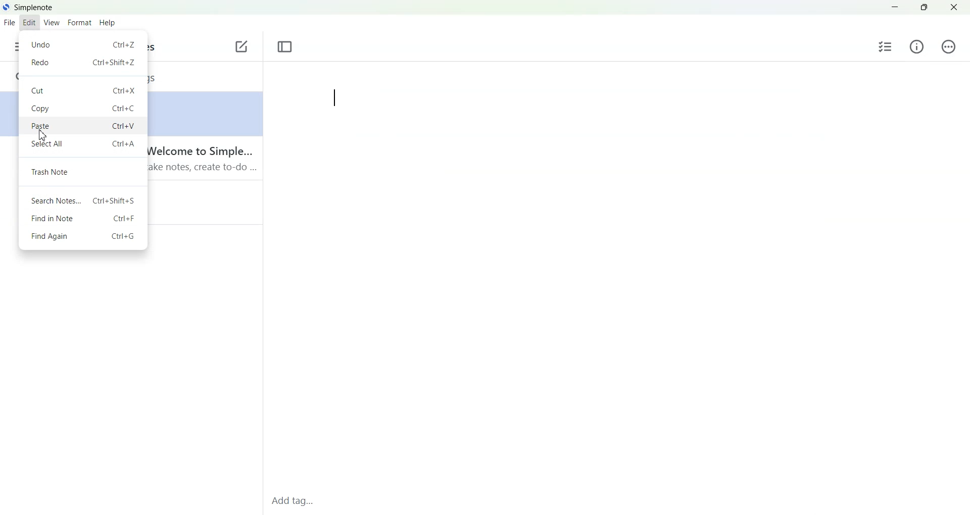 The width and height of the screenshot is (970, 515). Describe the element at coordinates (83, 172) in the screenshot. I see `Trash Notes` at that location.